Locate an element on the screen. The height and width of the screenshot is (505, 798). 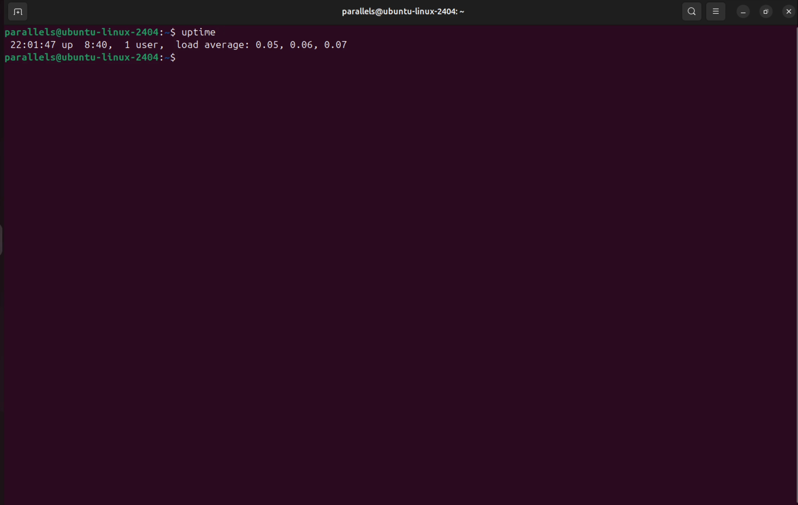
parallels@ubuntu-1linux-2404:-$ is located at coordinates (90, 32).